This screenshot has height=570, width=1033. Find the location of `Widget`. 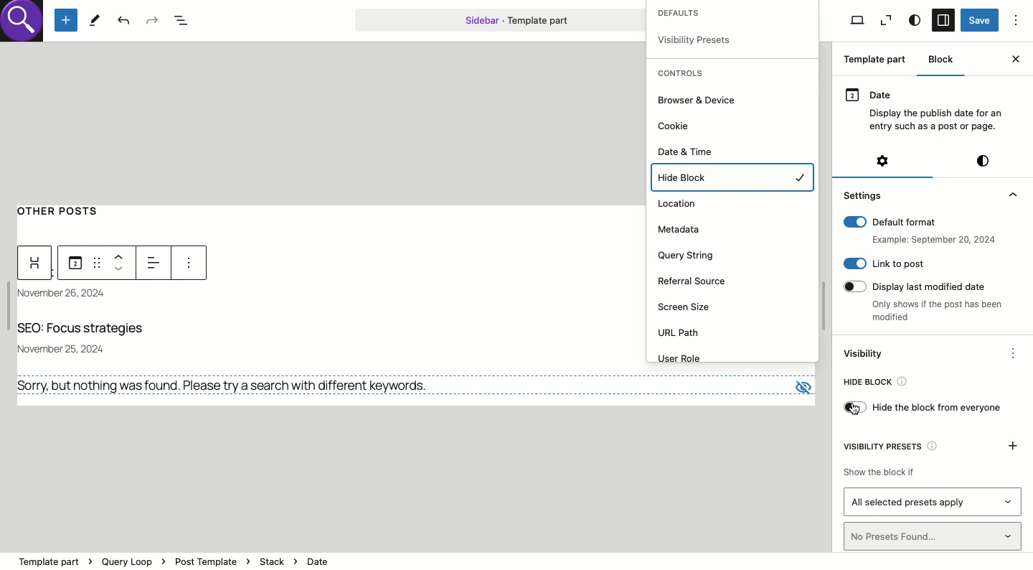

Widget is located at coordinates (36, 263).